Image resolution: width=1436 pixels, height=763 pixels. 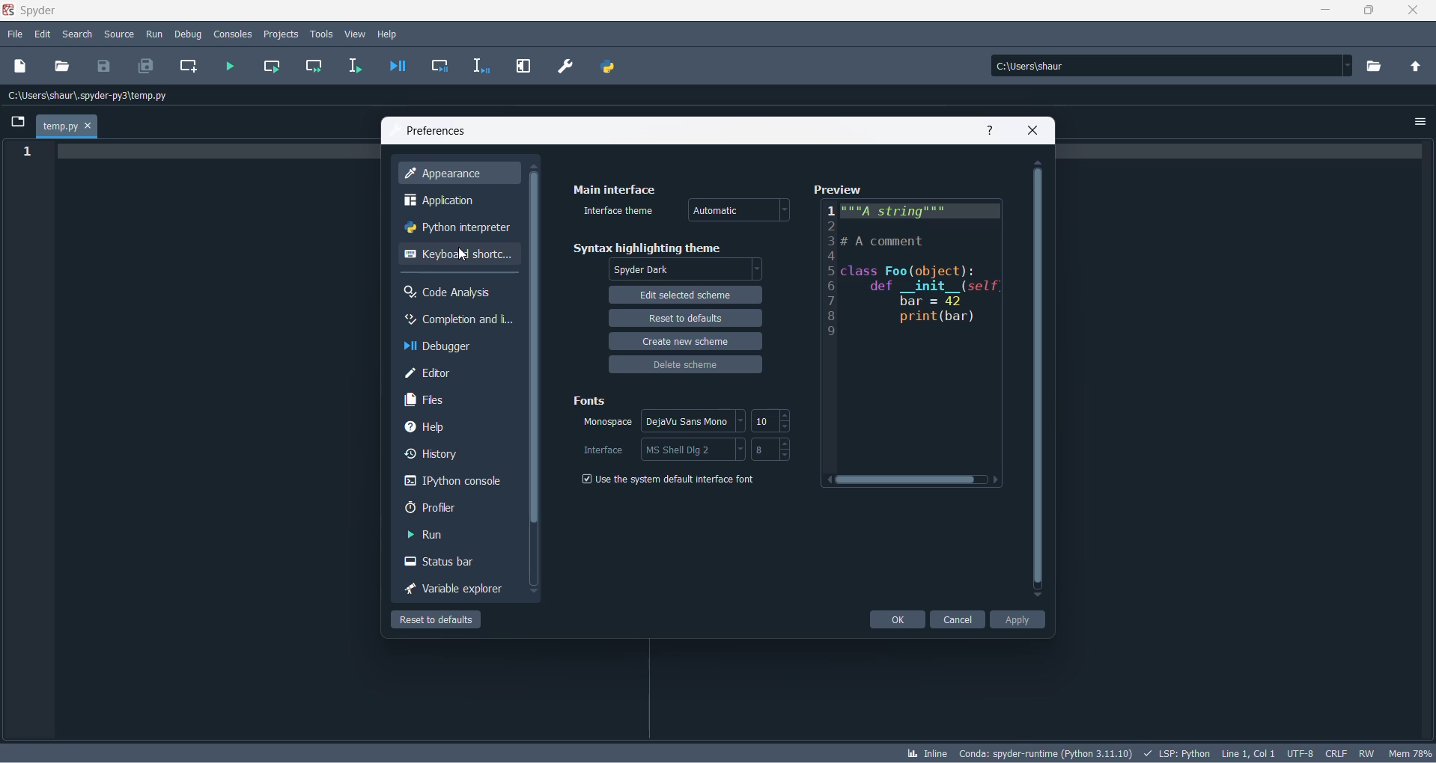 What do you see at coordinates (1039, 163) in the screenshot?
I see `move up` at bounding box center [1039, 163].